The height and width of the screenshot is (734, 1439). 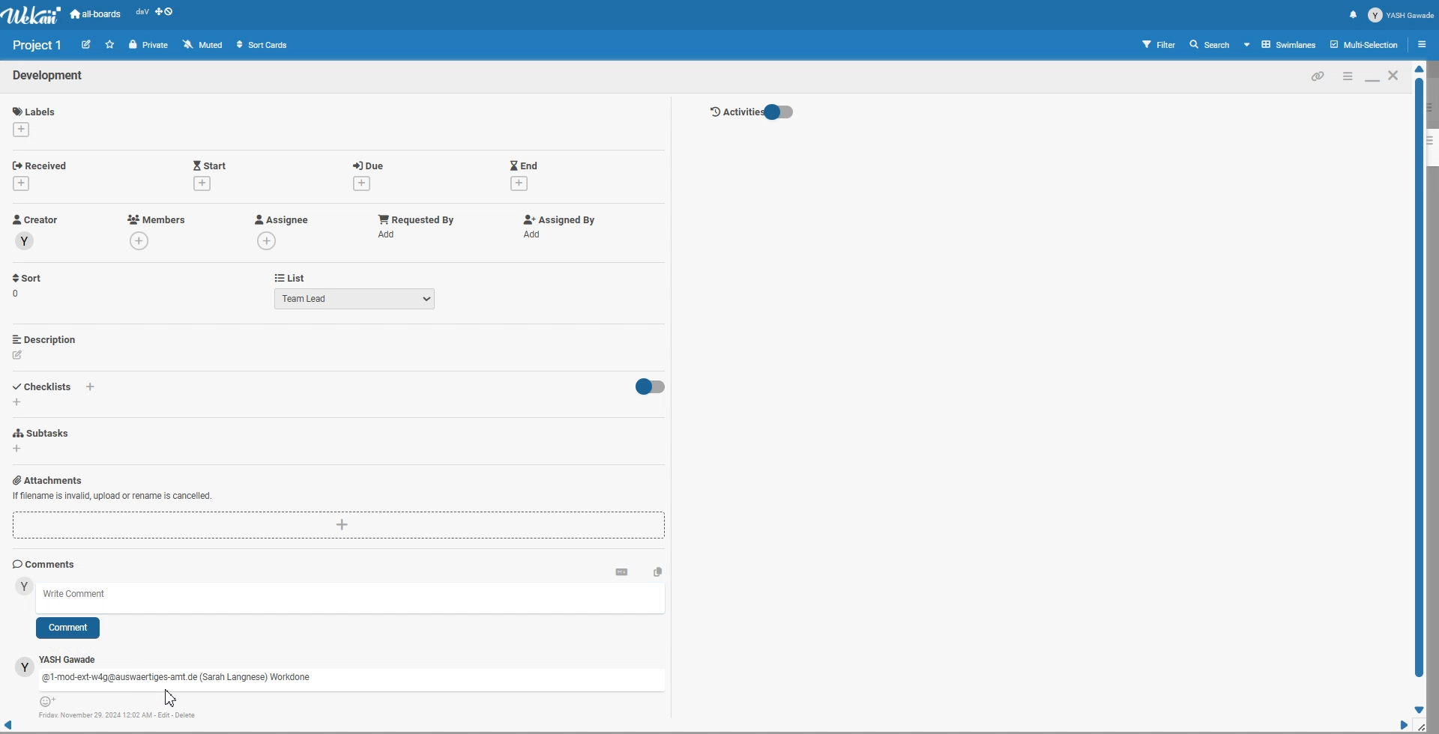 I want to click on add, so click(x=92, y=387).